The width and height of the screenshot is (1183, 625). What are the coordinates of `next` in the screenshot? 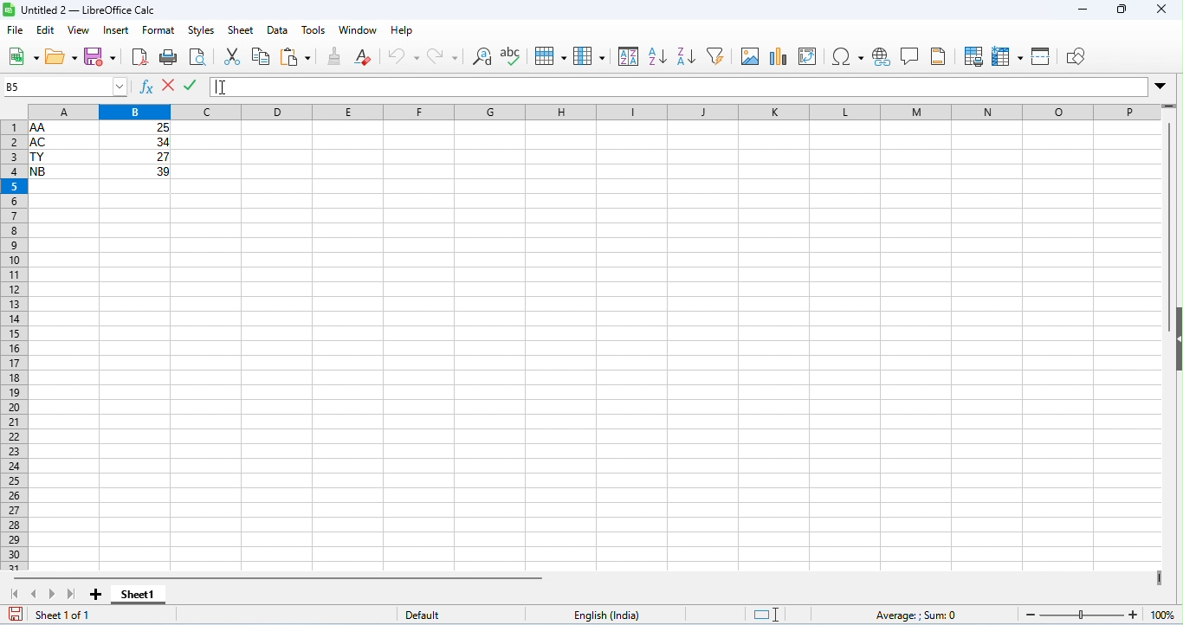 It's located at (53, 593).